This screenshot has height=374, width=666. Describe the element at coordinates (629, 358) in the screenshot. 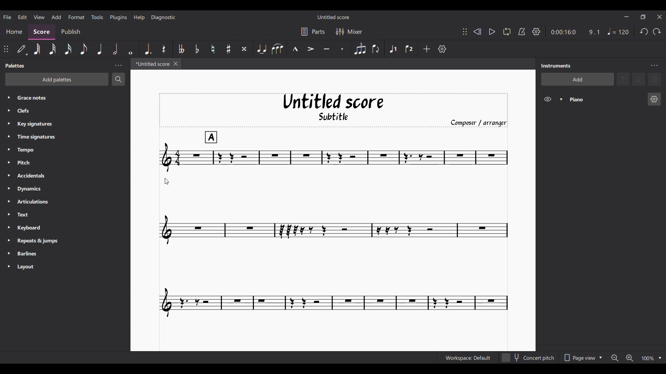

I see `Zoom in` at that location.